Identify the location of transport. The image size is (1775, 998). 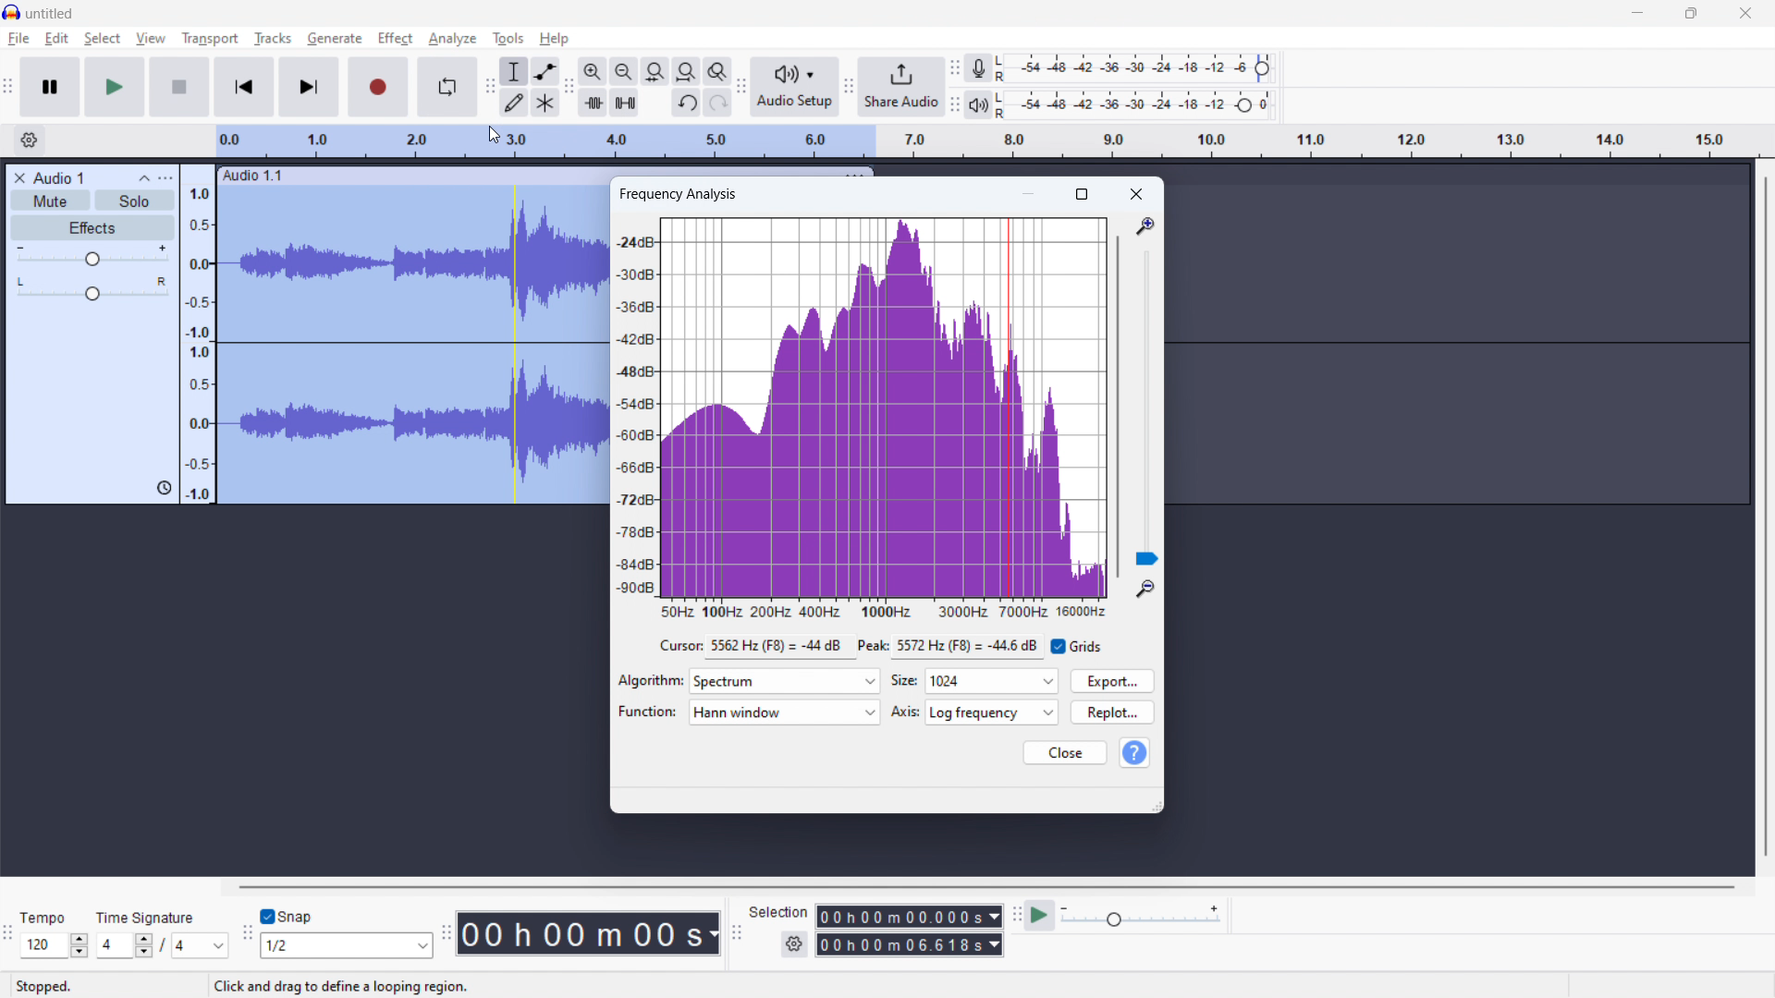
(209, 38).